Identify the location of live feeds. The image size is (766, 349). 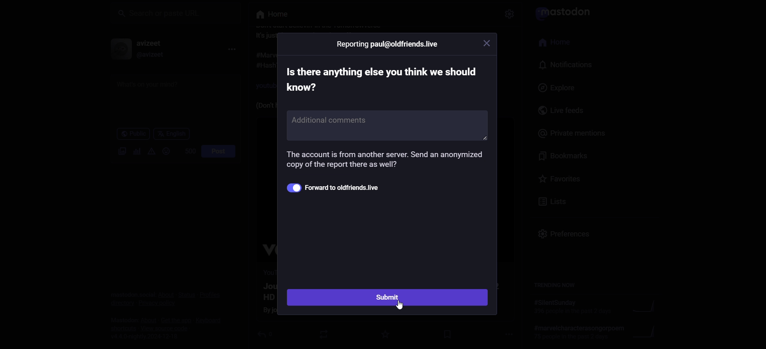
(564, 111).